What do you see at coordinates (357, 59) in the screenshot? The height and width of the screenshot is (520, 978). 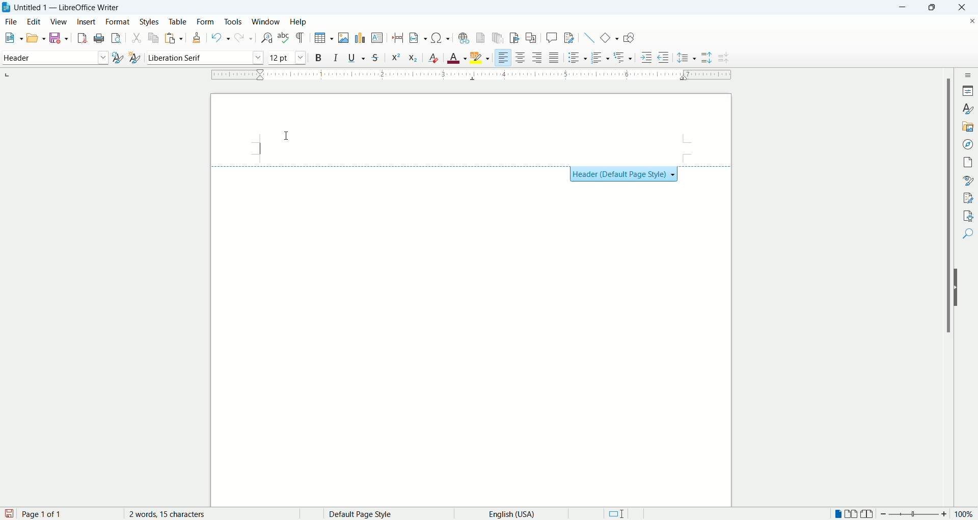 I see `underline` at bounding box center [357, 59].